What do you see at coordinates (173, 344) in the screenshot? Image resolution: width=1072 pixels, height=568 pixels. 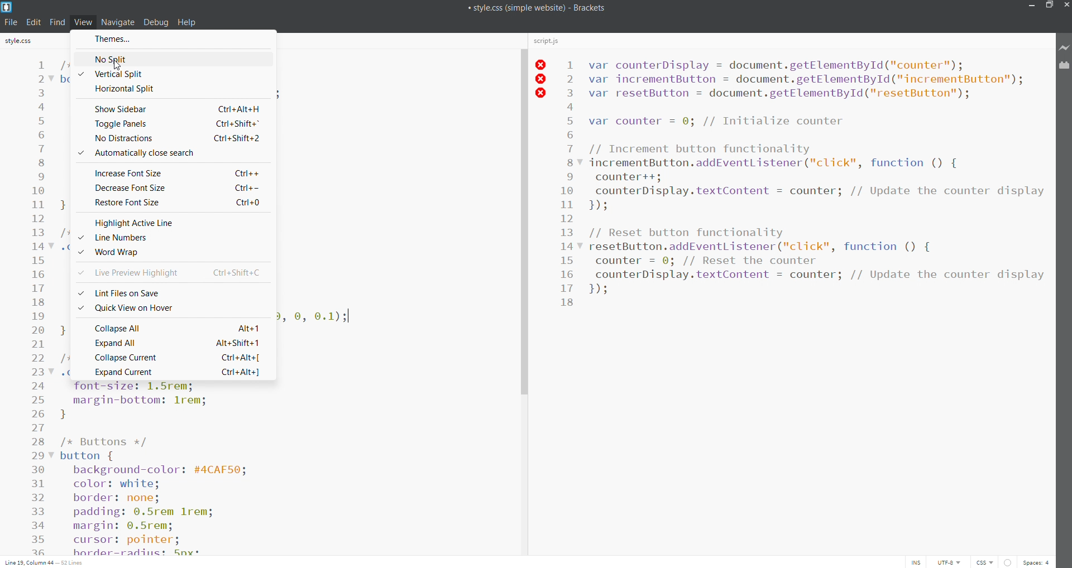 I see `expand all ` at bounding box center [173, 344].